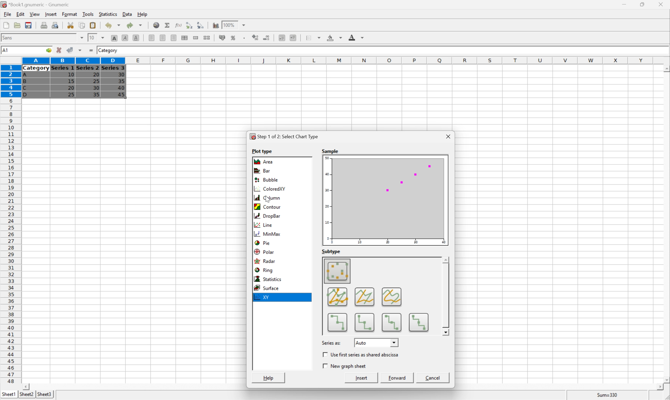 The image size is (670, 400). What do you see at coordinates (665, 68) in the screenshot?
I see `Scroll Up` at bounding box center [665, 68].